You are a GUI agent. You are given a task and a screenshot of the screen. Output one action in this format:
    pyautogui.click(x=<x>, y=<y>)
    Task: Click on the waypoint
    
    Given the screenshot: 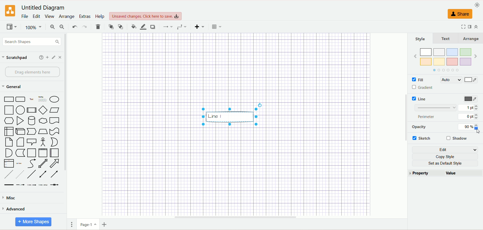 What is the action you would take?
    pyautogui.click(x=181, y=27)
    